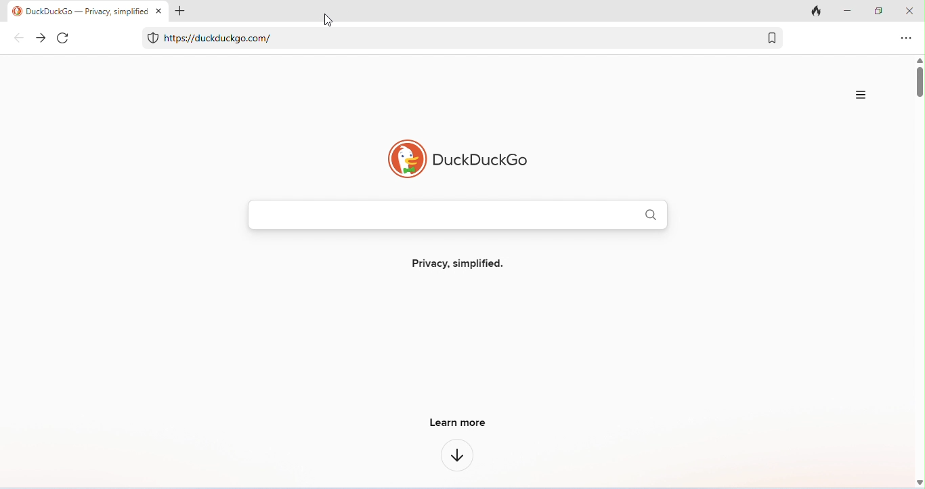 The height and width of the screenshot is (489, 925). What do you see at coordinates (919, 81) in the screenshot?
I see `vertical scroll bar` at bounding box center [919, 81].